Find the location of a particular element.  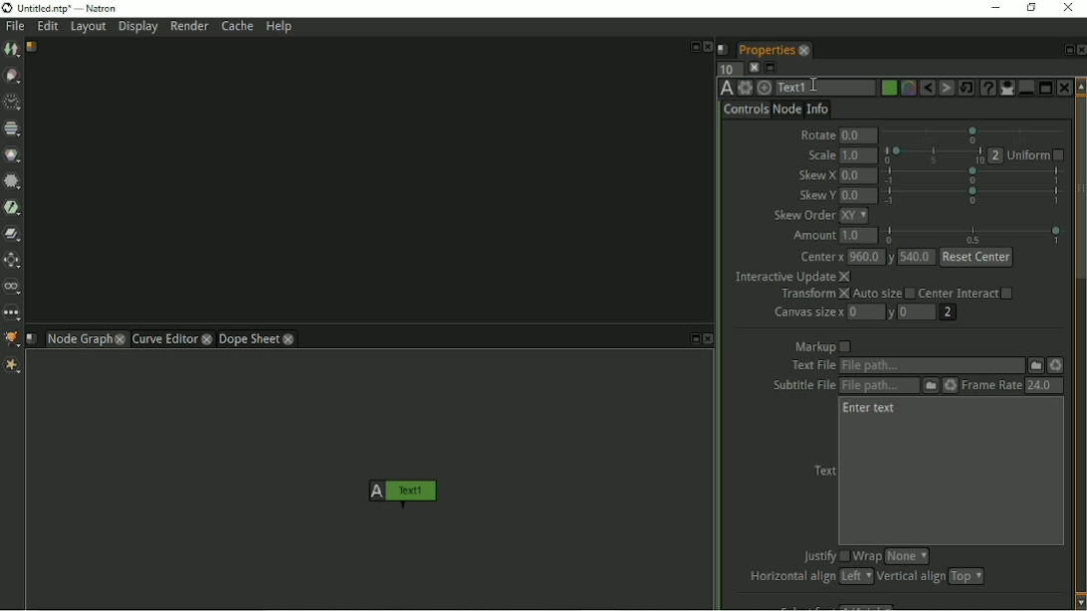

Reset Center is located at coordinates (978, 258).